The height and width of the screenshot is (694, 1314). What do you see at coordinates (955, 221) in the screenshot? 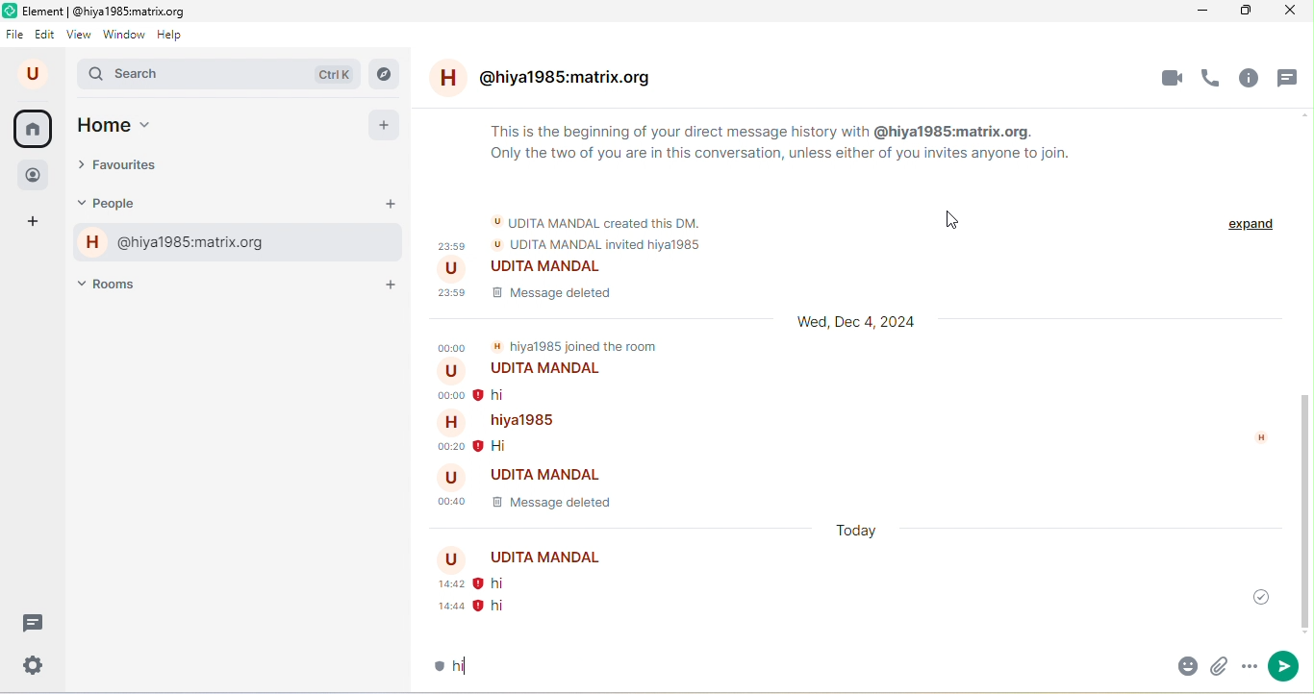
I see `cursor` at bounding box center [955, 221].